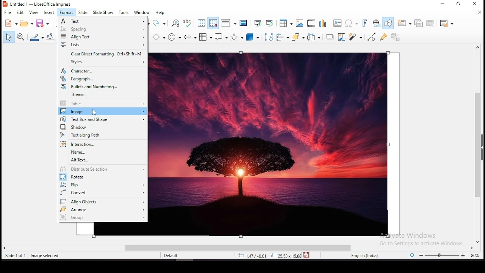 This screenshot has width=485, height=273. I want to click on zoom slider, so click(442, 256).